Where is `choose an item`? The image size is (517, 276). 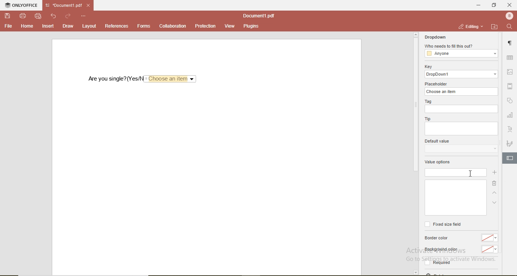 choose an item is located at coordinates (460, 92).